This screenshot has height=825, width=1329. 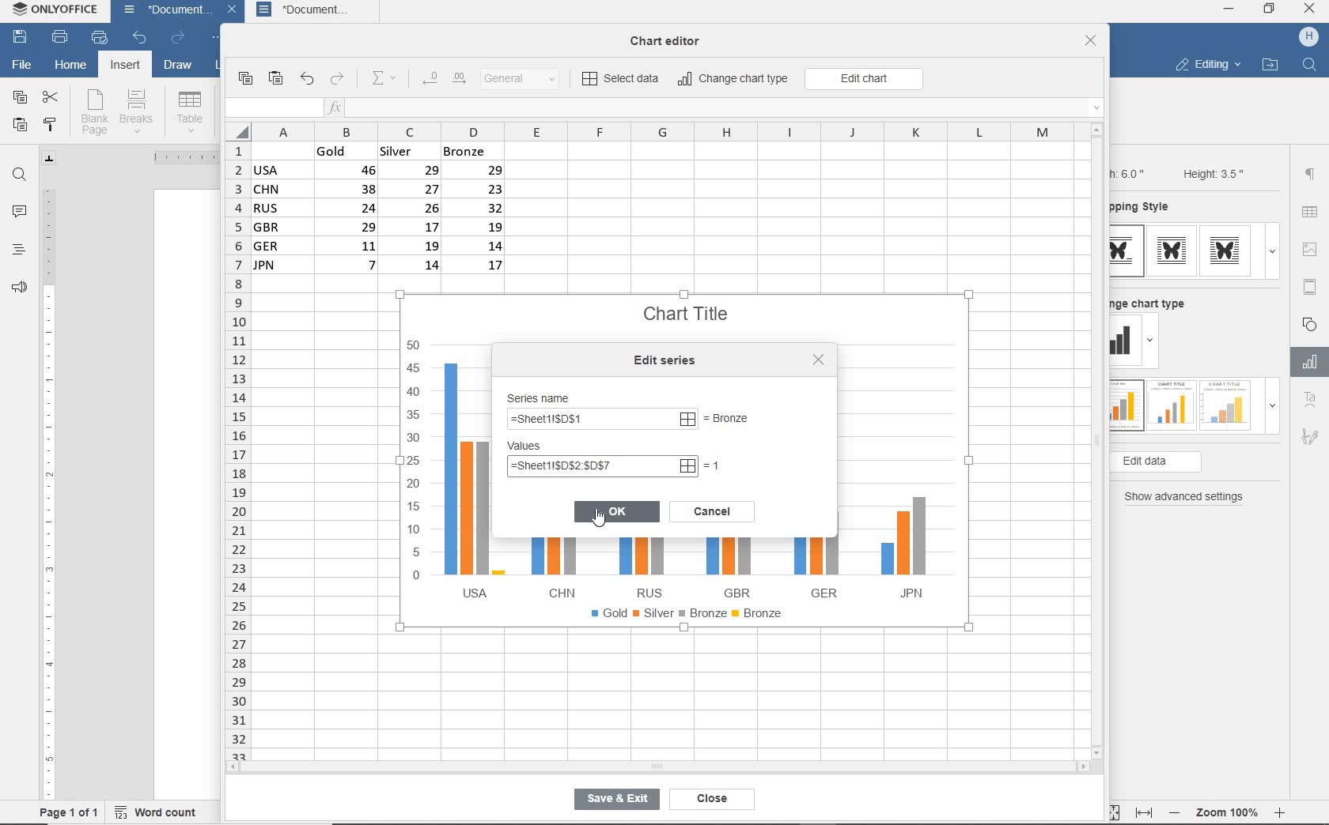 I want to click on paragraph settings, so click(x=1310, y=174).